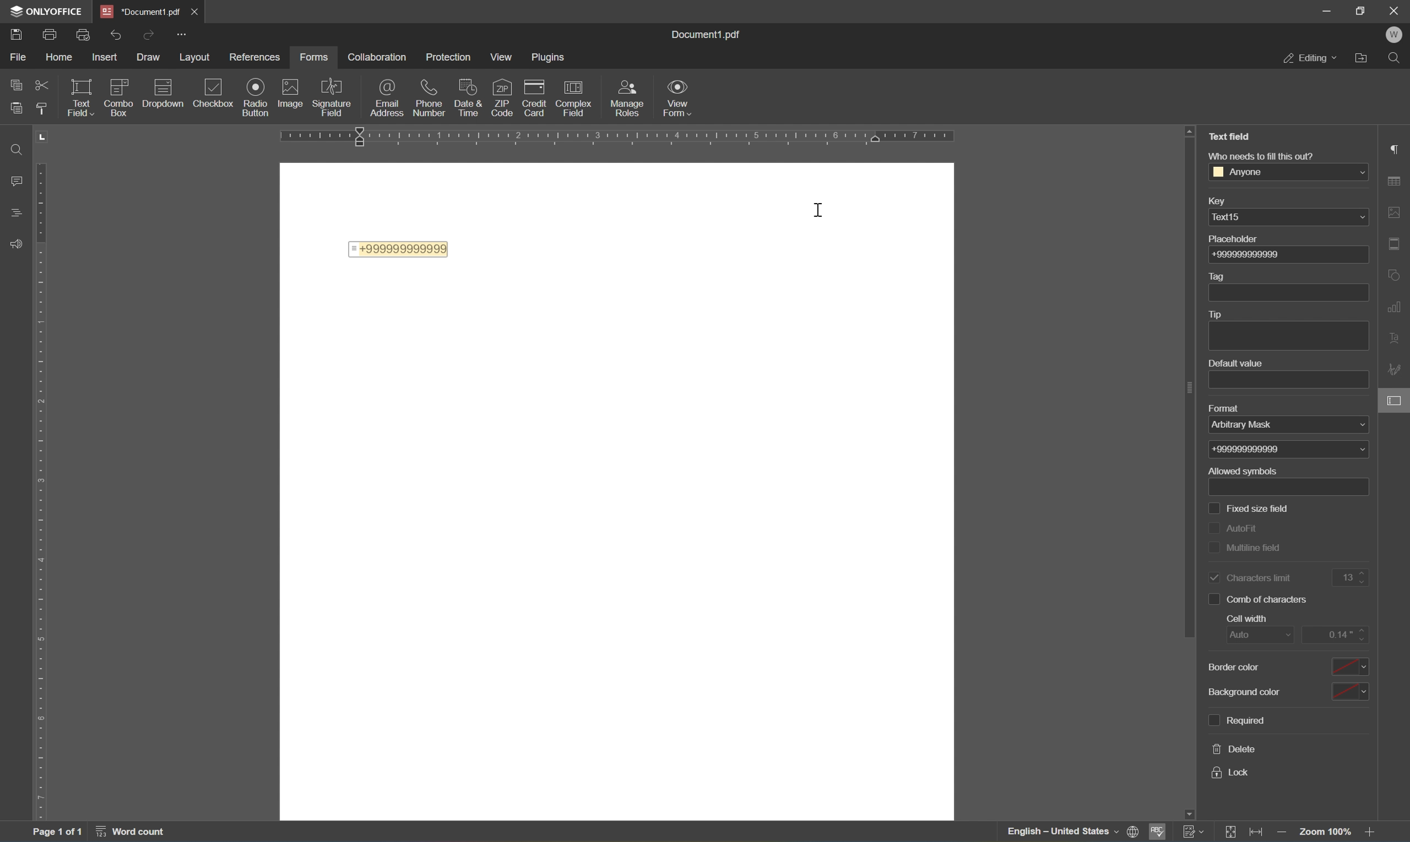  I want to click on plugins, so click(548, 57).